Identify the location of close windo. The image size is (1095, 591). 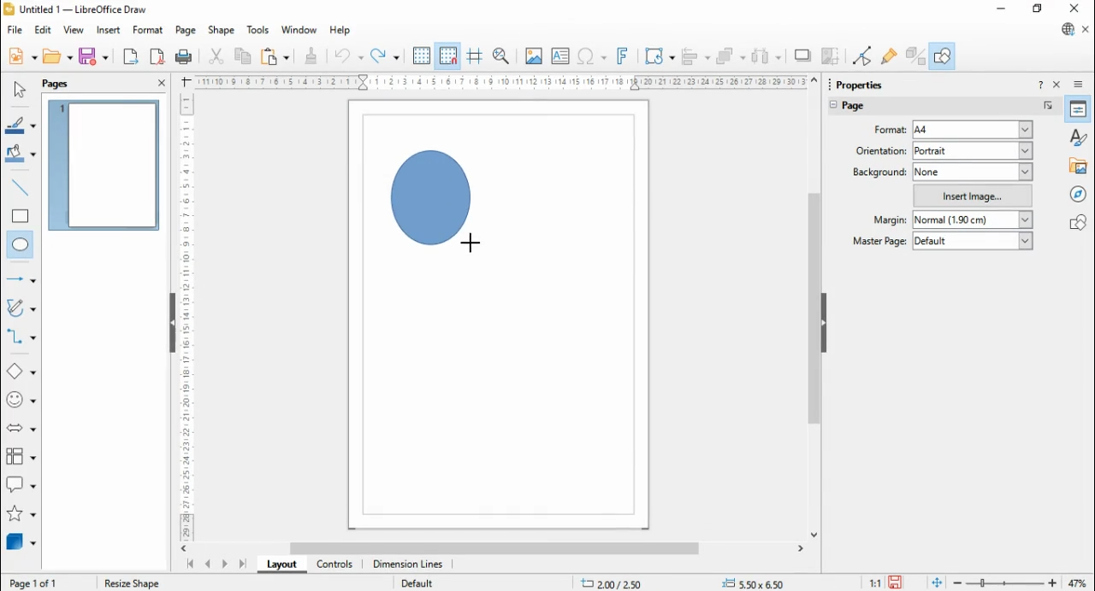
(1077, 9).